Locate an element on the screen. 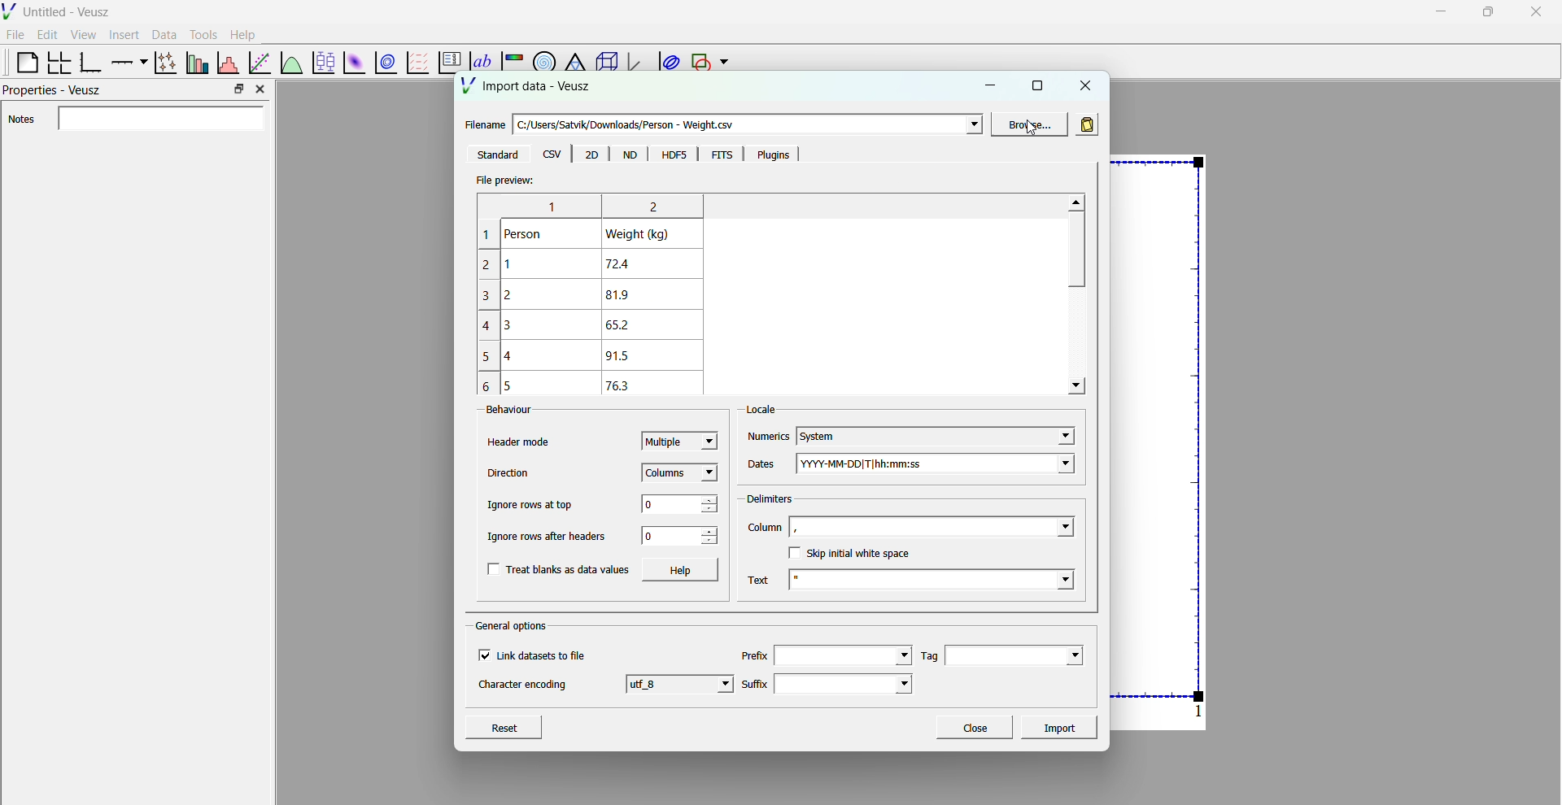 The image size is (1562, 805). plot covariance ellipses is located at coordinates (667, 62).